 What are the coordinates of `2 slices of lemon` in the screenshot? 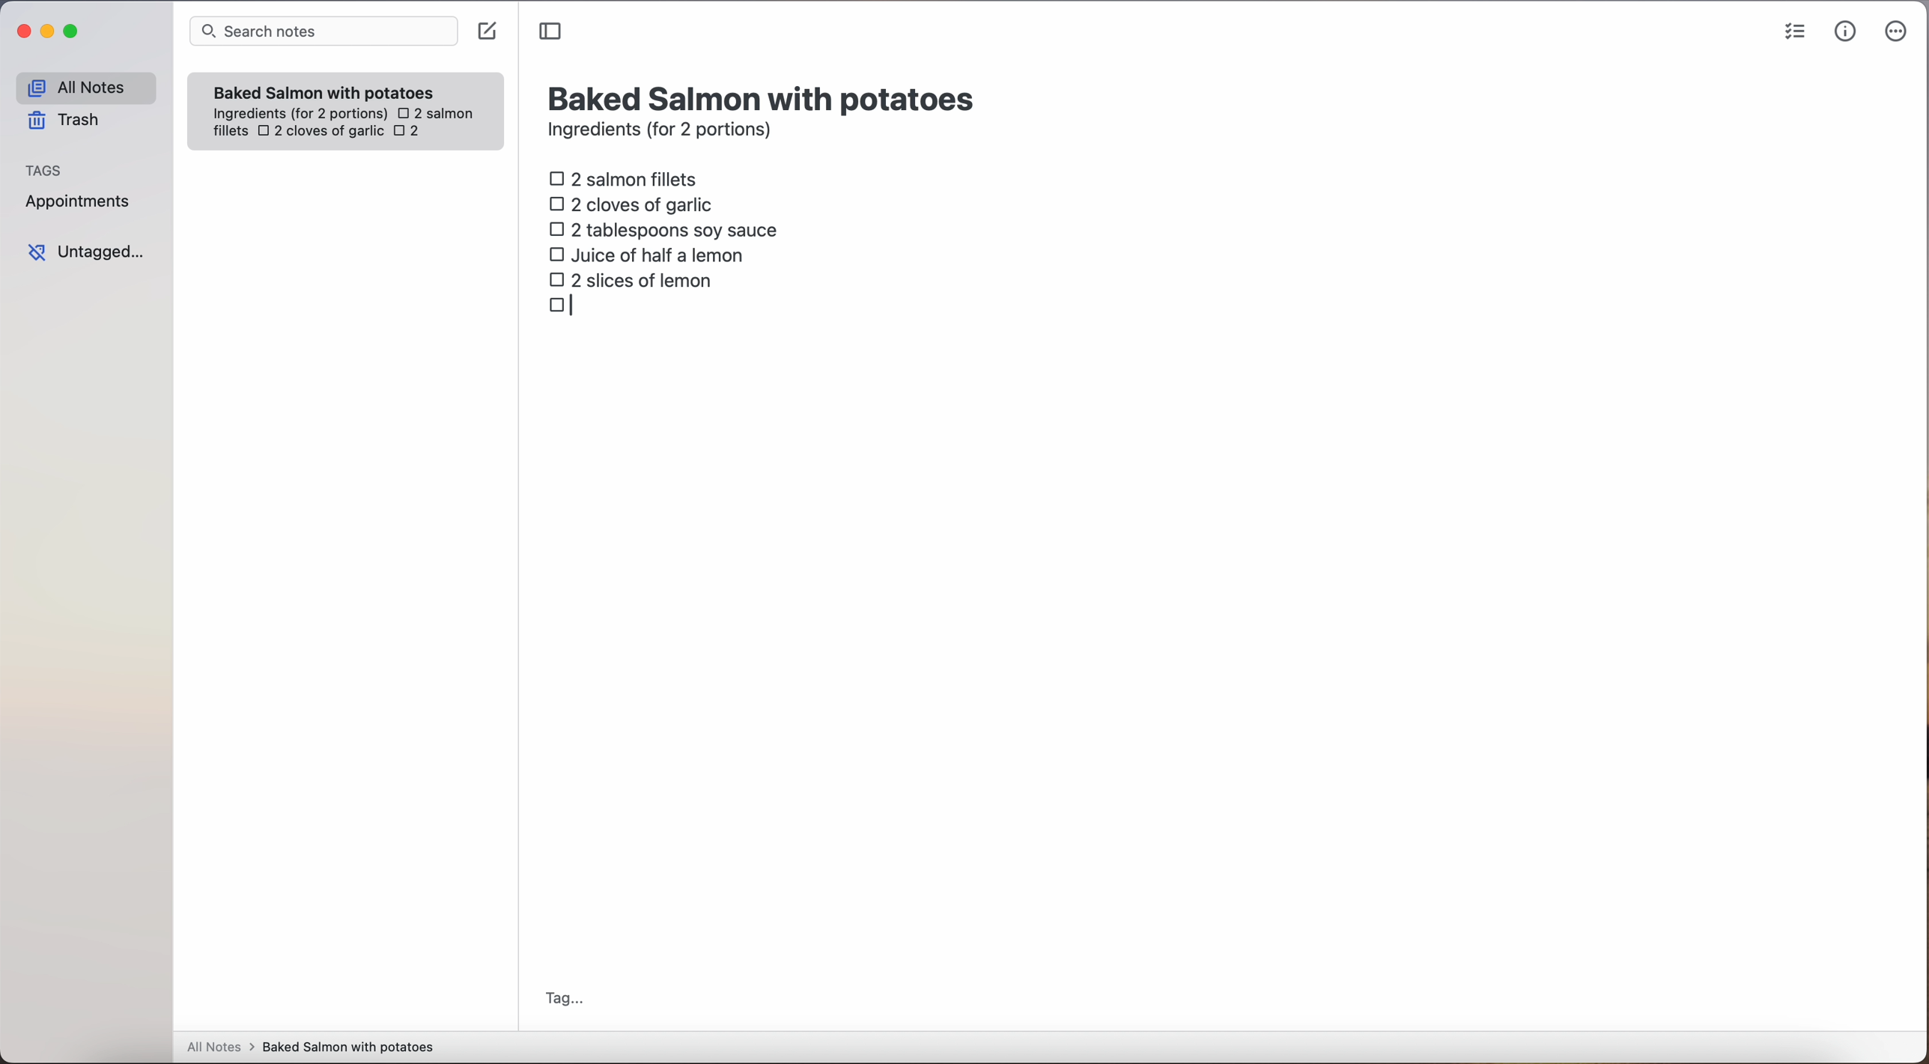 It's located at (631, 280).